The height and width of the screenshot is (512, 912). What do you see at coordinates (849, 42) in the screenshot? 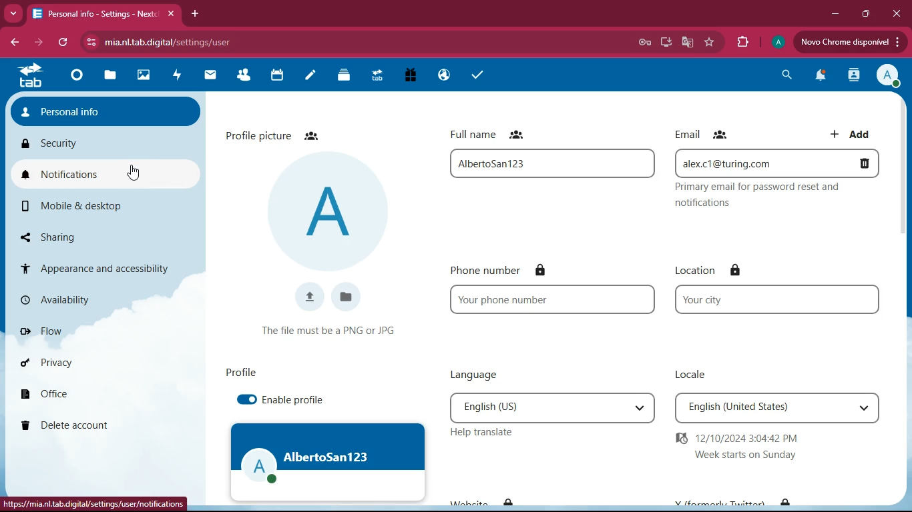
I see `update` at bounding box center [849, 42].